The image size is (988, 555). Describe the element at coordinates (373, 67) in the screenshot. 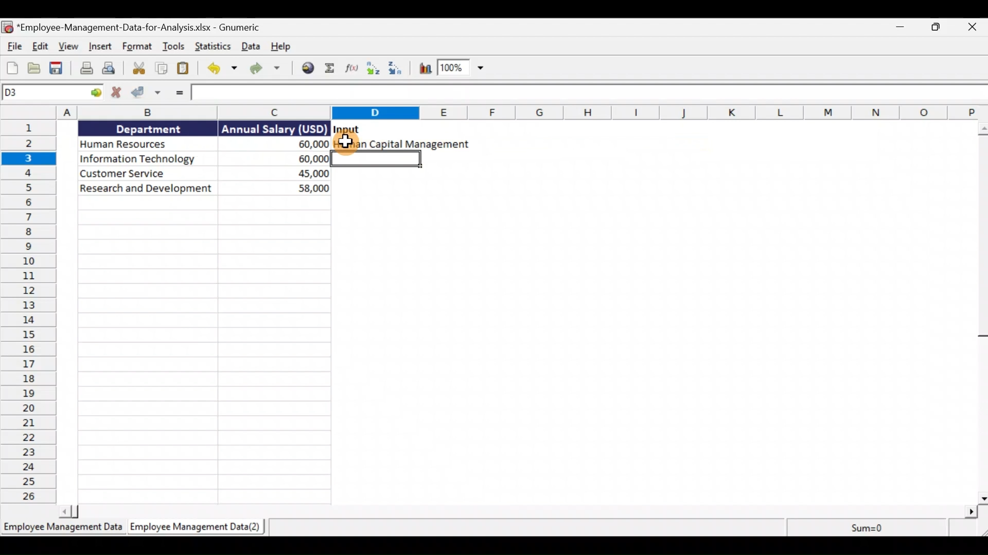

I see `Sort Ascending` at that location.